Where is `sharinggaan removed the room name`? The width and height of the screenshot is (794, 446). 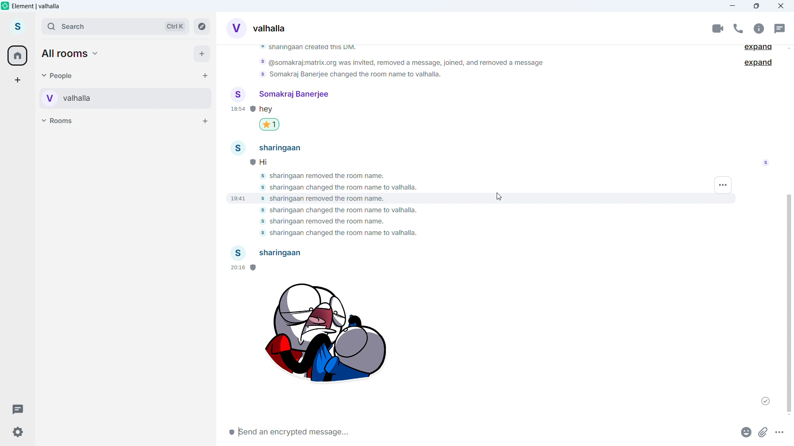 sharinggaan removed the room name is located at coordinates (333, 177).